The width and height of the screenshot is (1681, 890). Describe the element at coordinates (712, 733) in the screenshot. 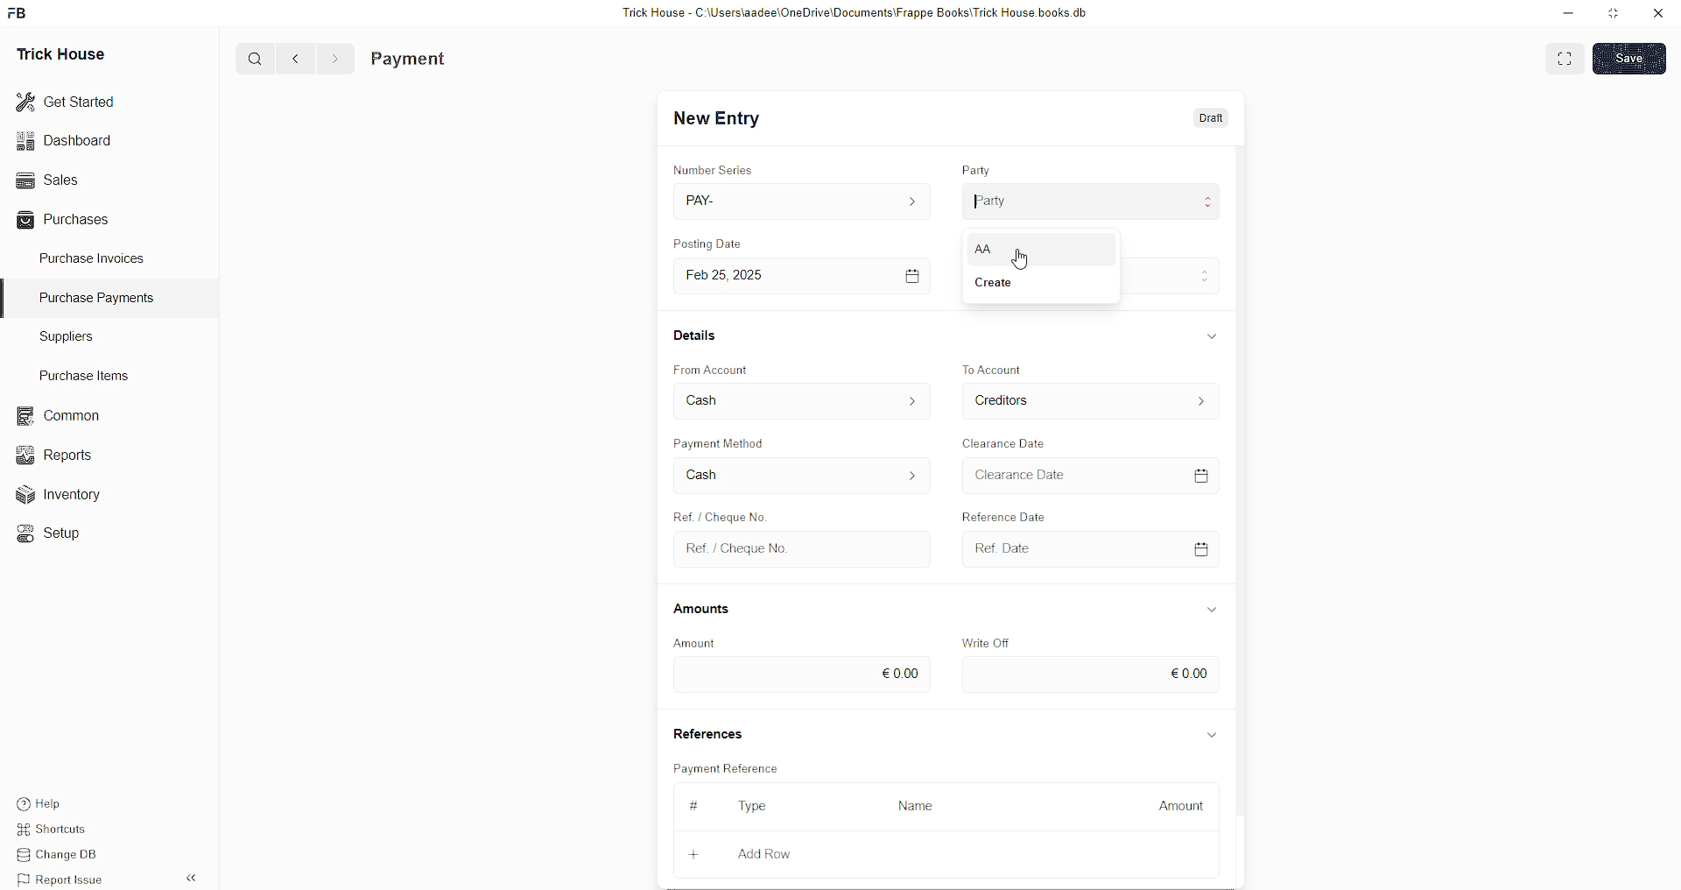

I see `References` at that location.